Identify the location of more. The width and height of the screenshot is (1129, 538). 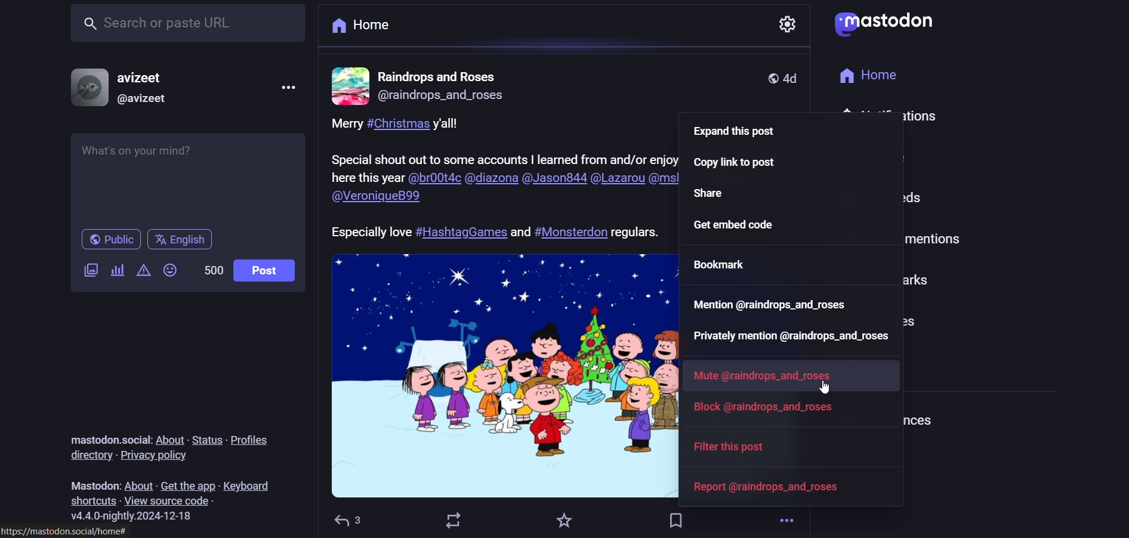
(785, 521).